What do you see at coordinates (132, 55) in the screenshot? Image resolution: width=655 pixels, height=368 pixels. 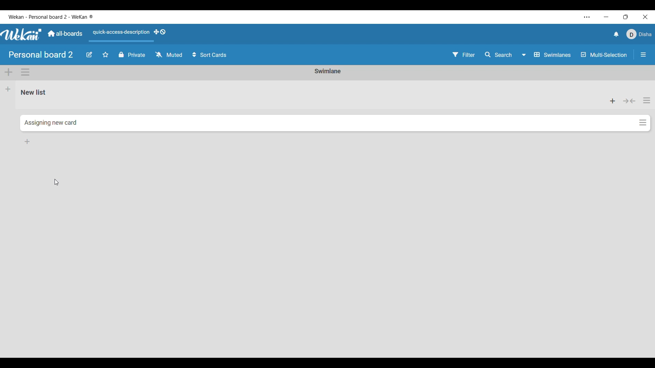 I see `Privacy toggle` at bounding box center [132, 55].